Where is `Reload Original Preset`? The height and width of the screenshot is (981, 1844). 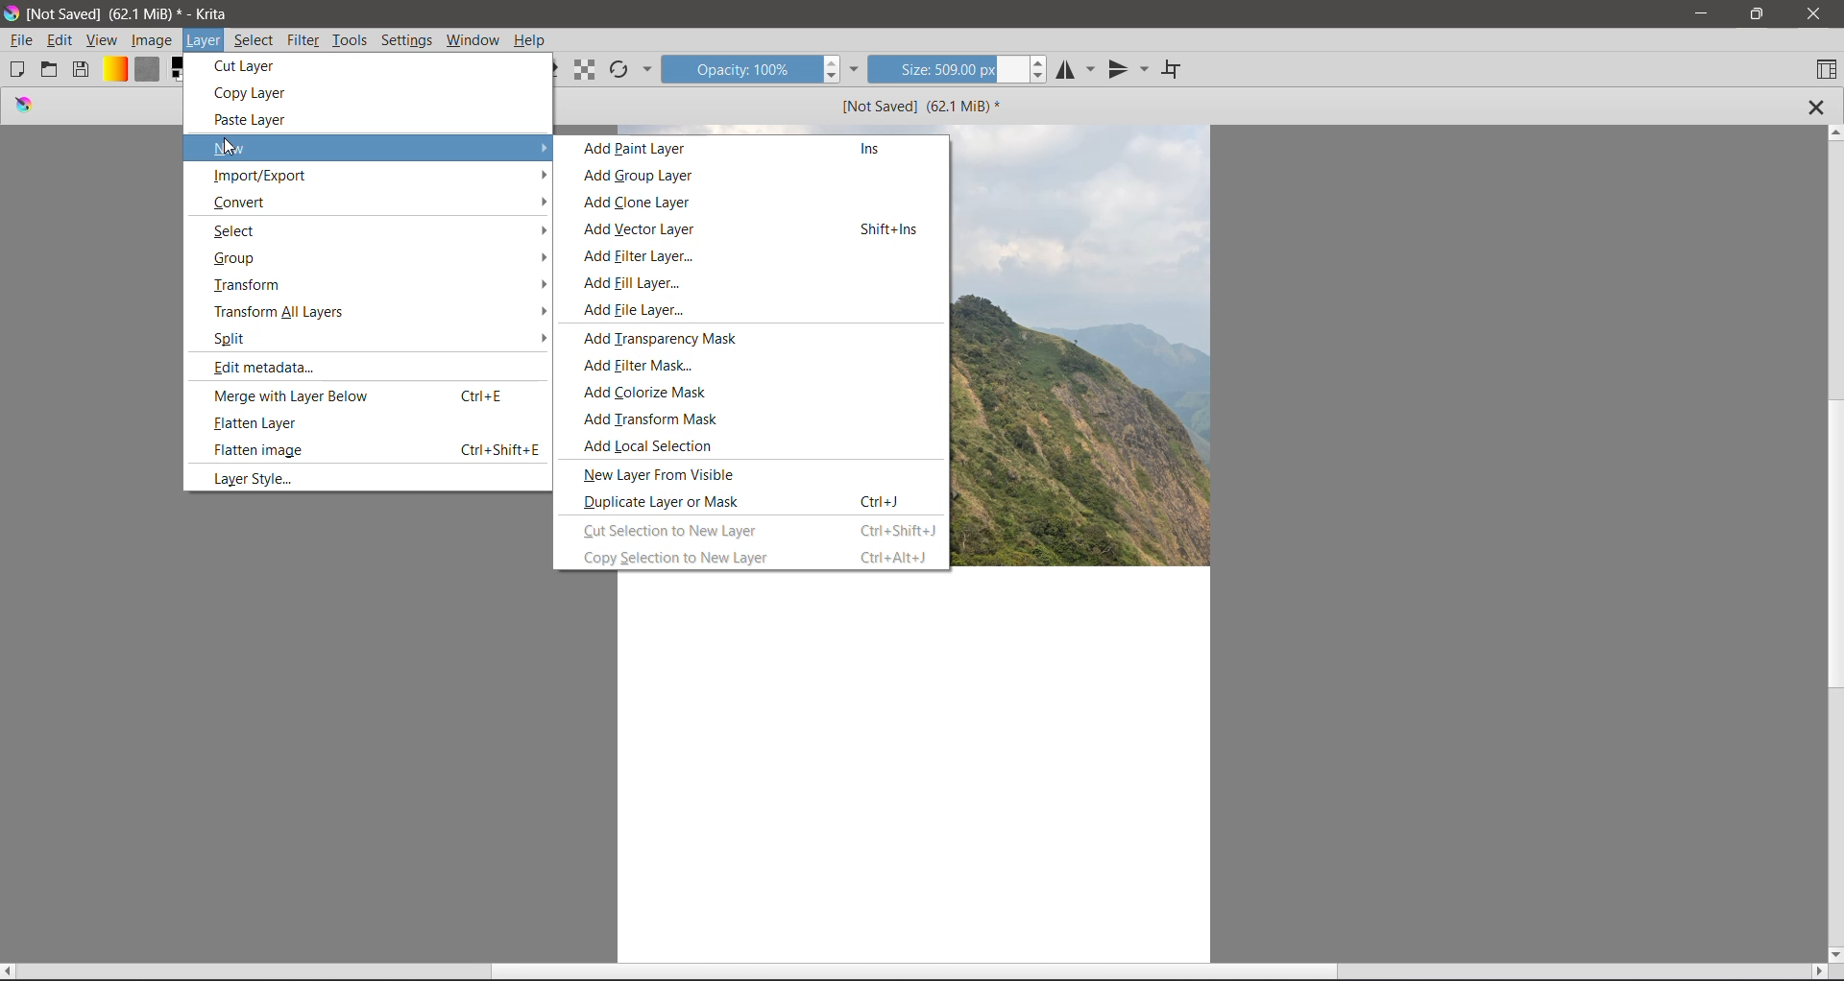
Reload Original Preset is located at coordinates (620, 69).